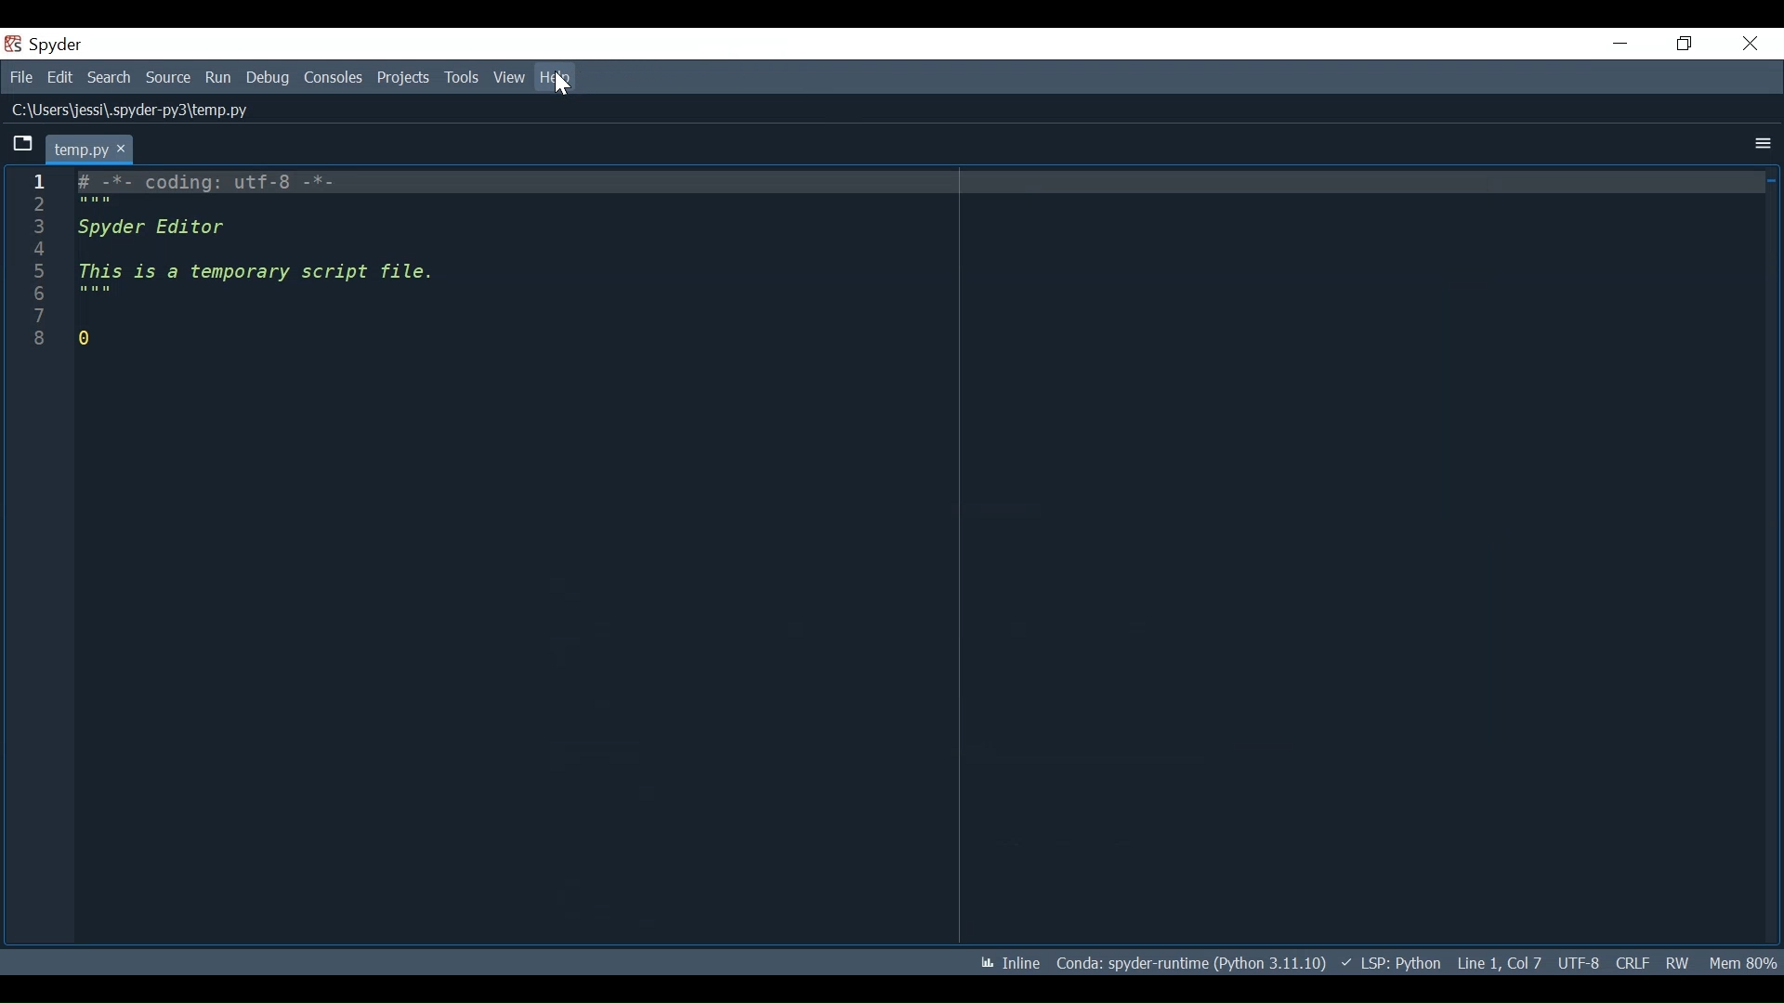  What do you see at coordinates (59, 76) in the screenshot?
I see `Edit` at bounding box center [59, 76].